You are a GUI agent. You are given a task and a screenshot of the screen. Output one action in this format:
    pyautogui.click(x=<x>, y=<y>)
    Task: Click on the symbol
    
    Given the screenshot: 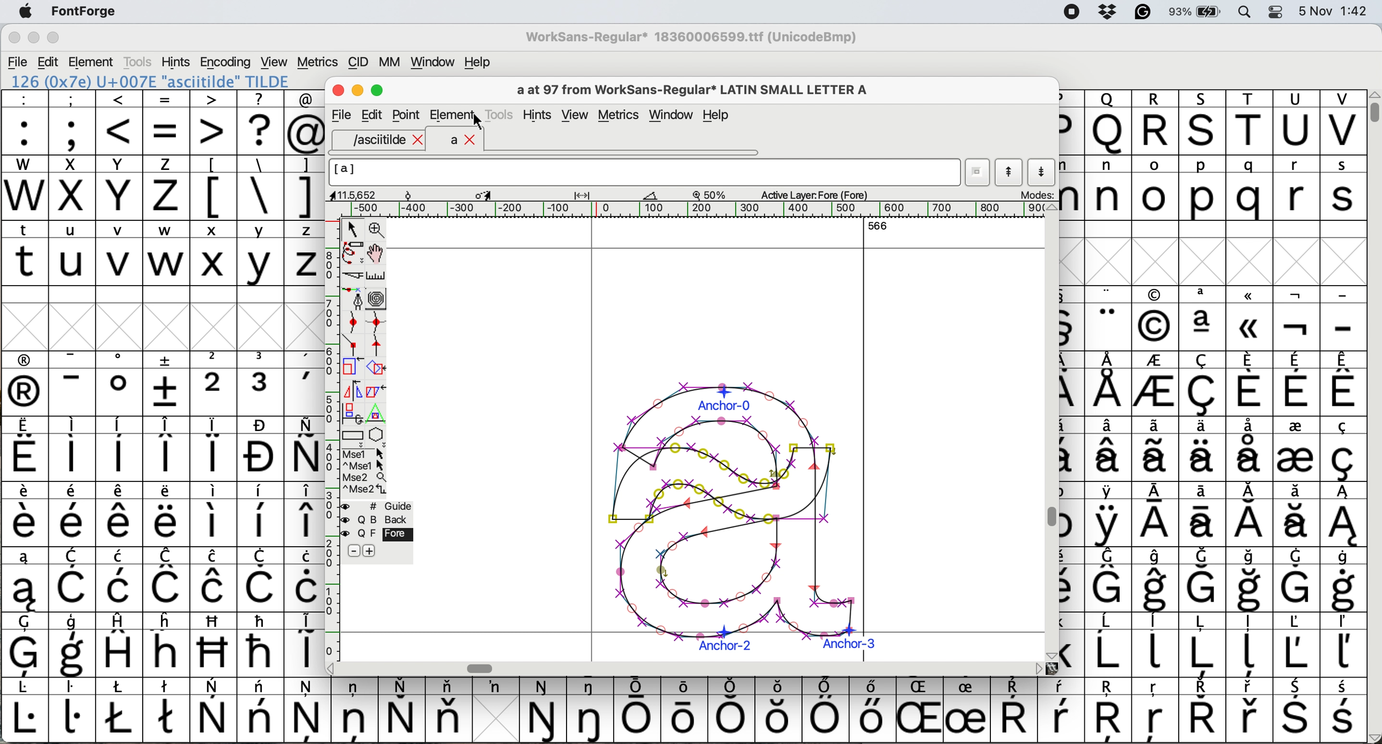 What is the action you would take?
    pyautogui.click(x=305, y=384)
    